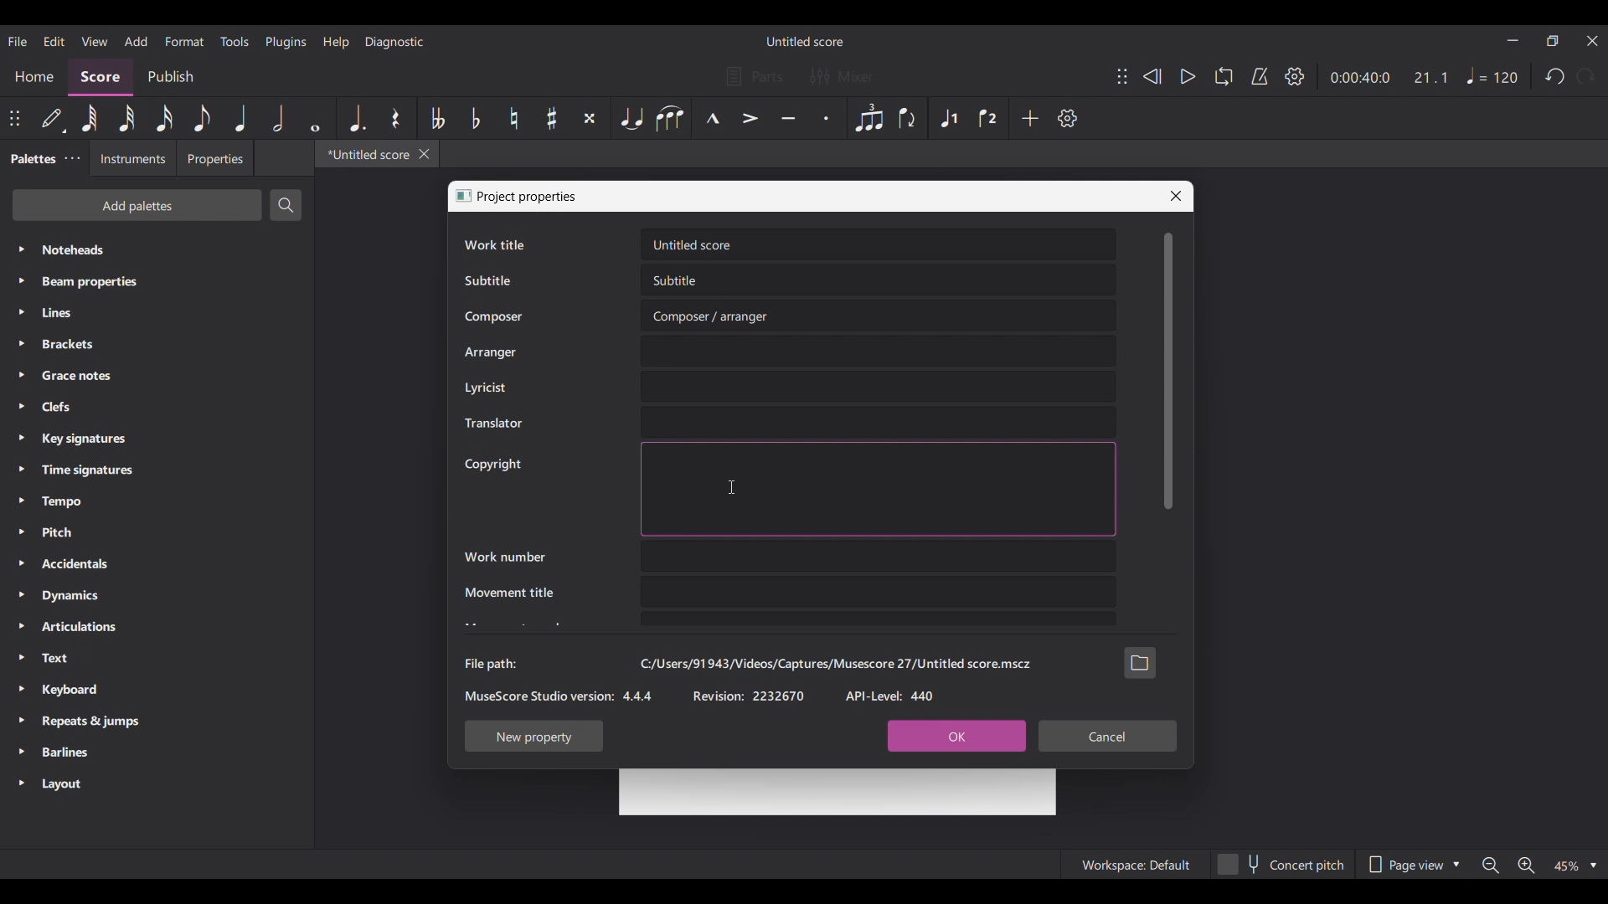 The image size is (1608, 904). What do you see at coordinates (1107, 737) in the screenshot?
I see `Cancel` at bounding box center [1107, 737].